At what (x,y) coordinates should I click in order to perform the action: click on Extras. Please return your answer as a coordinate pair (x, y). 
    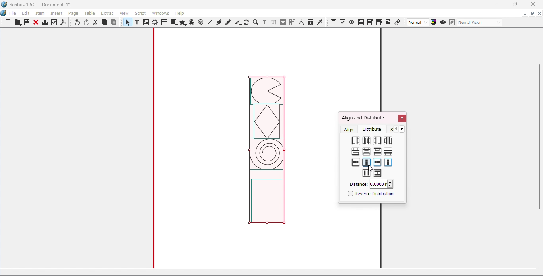
    Looking at the image, I should click on (109, 13).